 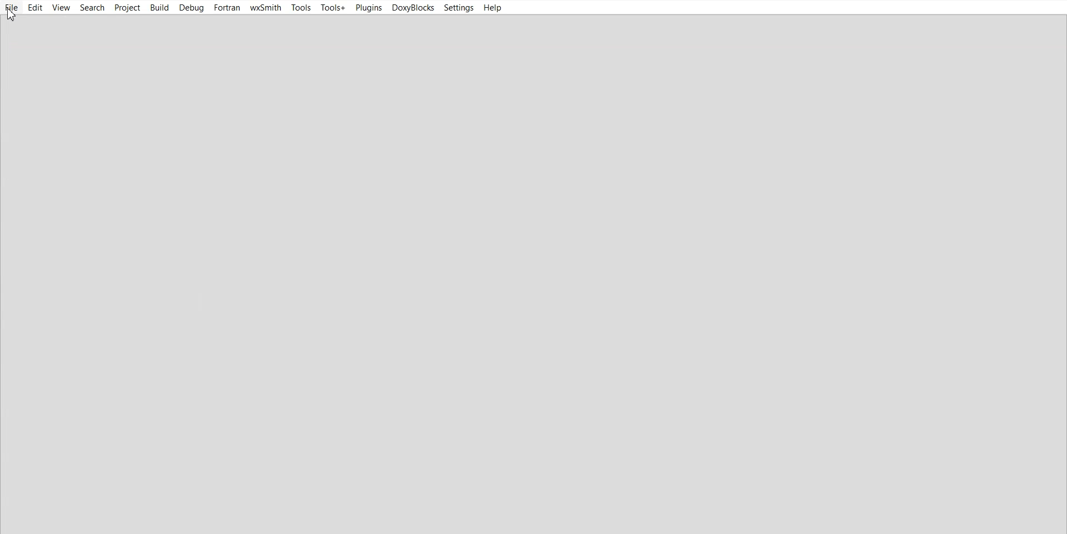 What do you see at coordinates (227, 8) in the screenshot?
I see `Fortran` at bounding box center [227, 8].